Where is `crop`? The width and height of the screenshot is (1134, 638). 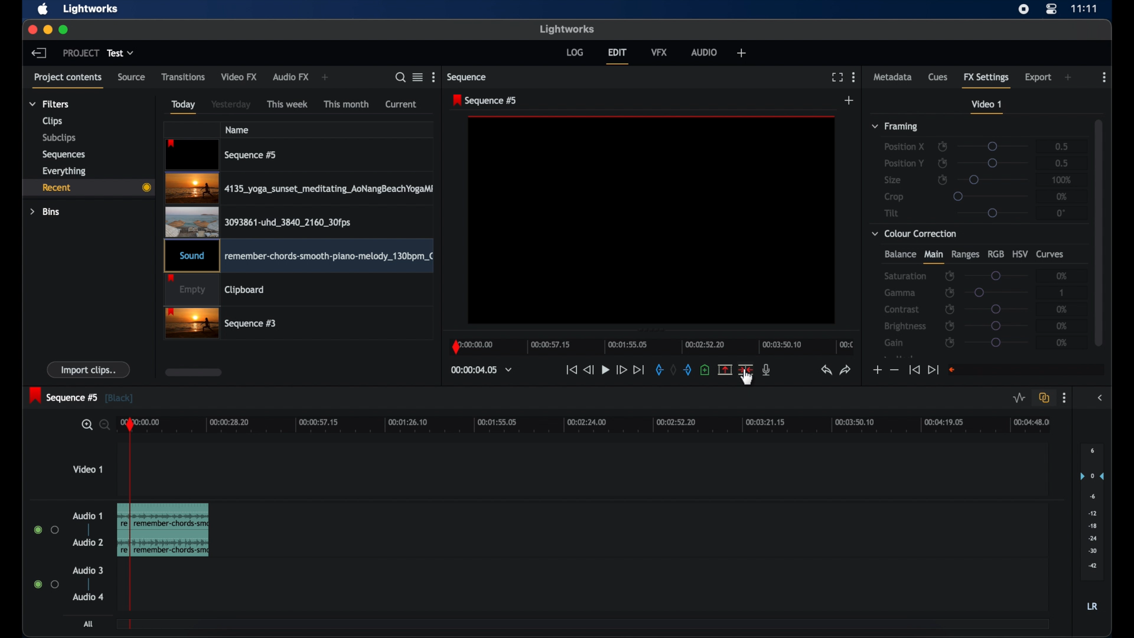
crop is located at coordinates (894, 197).